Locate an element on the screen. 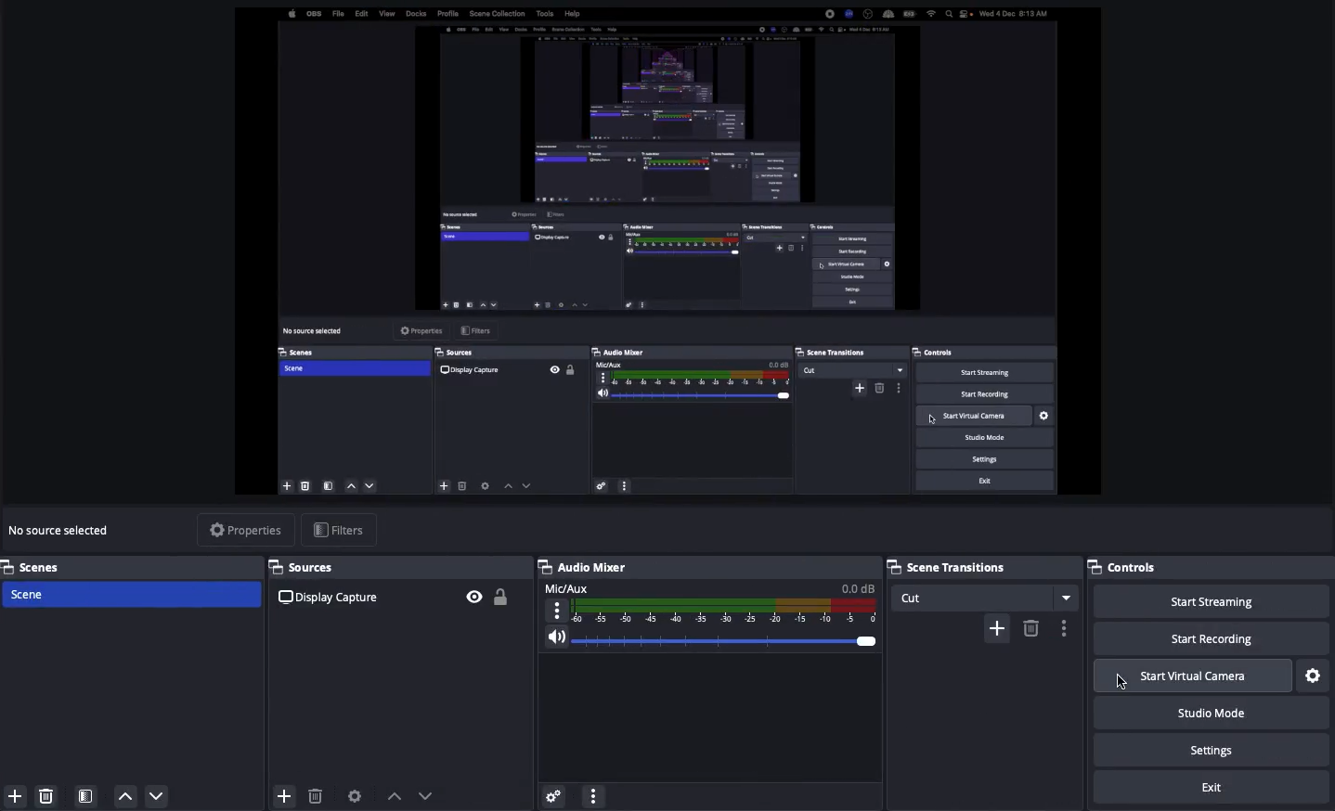 The image size is (1335, 811). Display capture is located at coordinates (330, 598).